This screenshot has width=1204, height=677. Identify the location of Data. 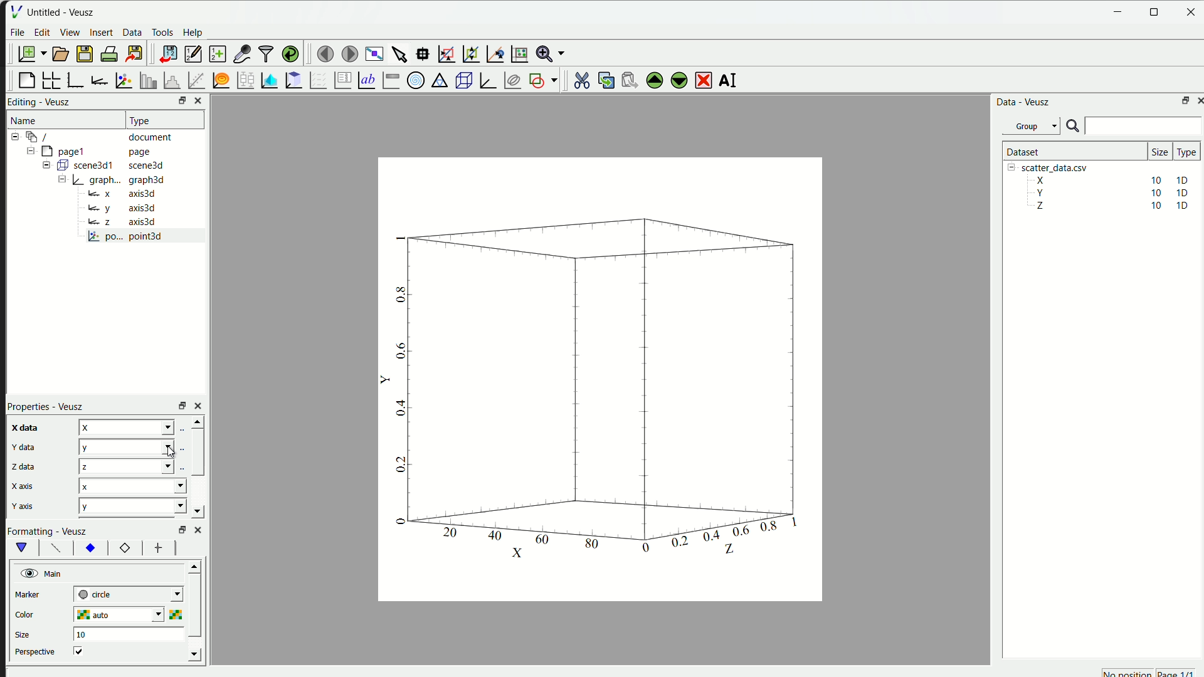
(131, 33).